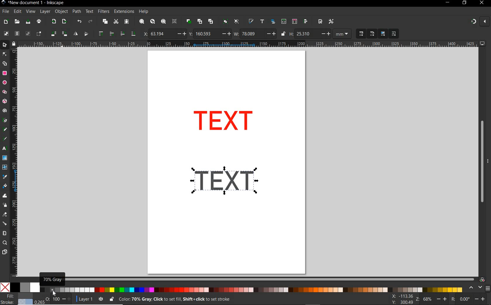  Describe the element at coordinates (478, 288) in the screenshot. I see `select color palette` at that location.